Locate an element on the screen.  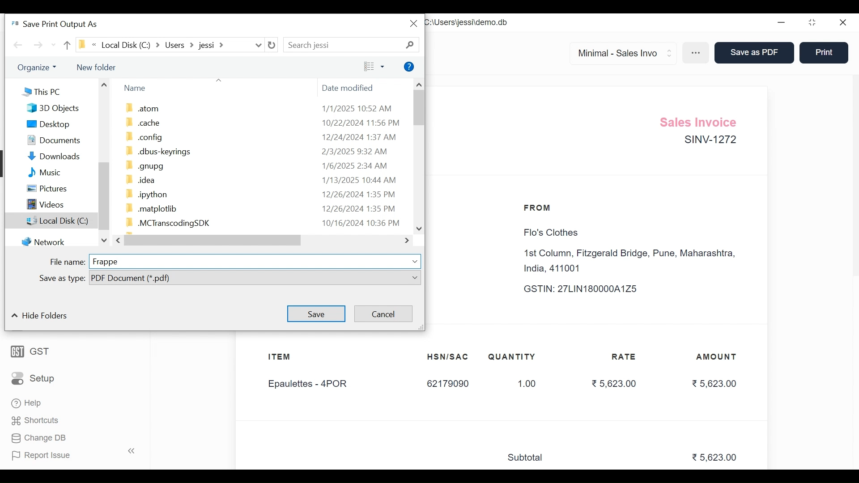
atom is located at coordinates (142, 109).